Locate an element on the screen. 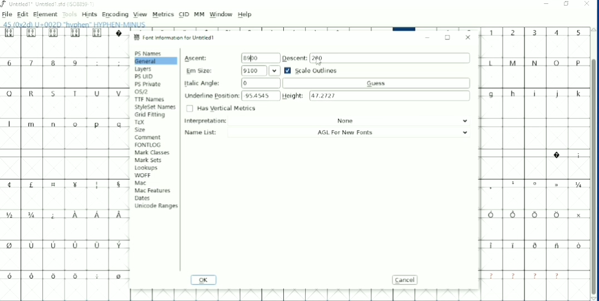 The image size is (599, 301). Help is located at coordinates (246, 14).